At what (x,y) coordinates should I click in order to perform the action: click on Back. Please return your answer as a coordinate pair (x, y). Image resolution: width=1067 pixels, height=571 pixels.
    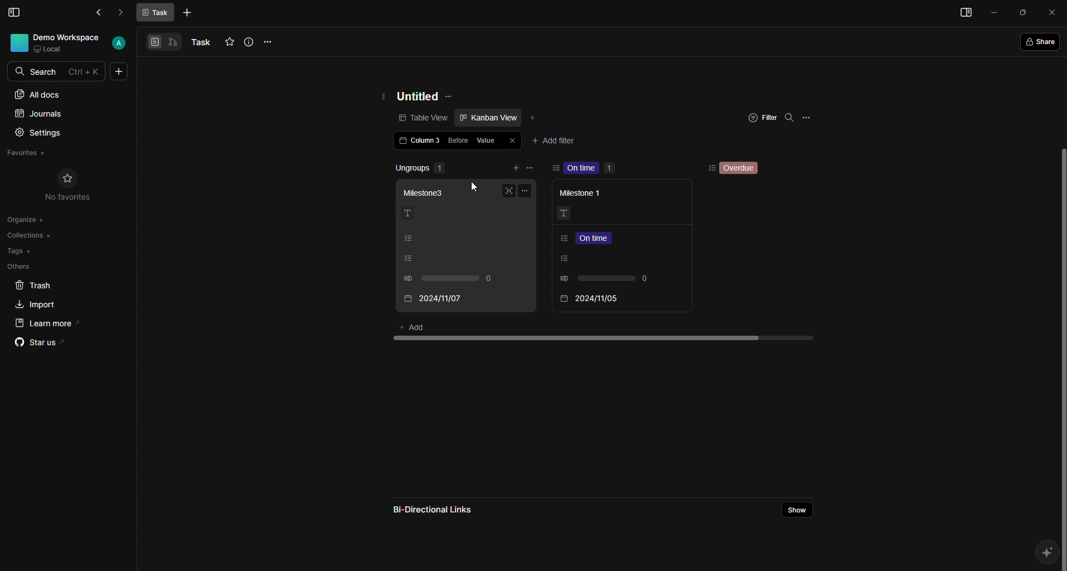
    Looking at the image, I should click on (102, 12).